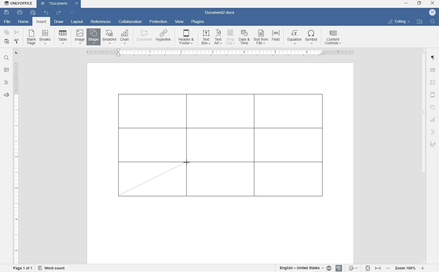 Image resolution: width=439 pixels, height=272 pixels. Describe the element at coordinates (62, 37) in the screenshot. I see `insert table` at that location.